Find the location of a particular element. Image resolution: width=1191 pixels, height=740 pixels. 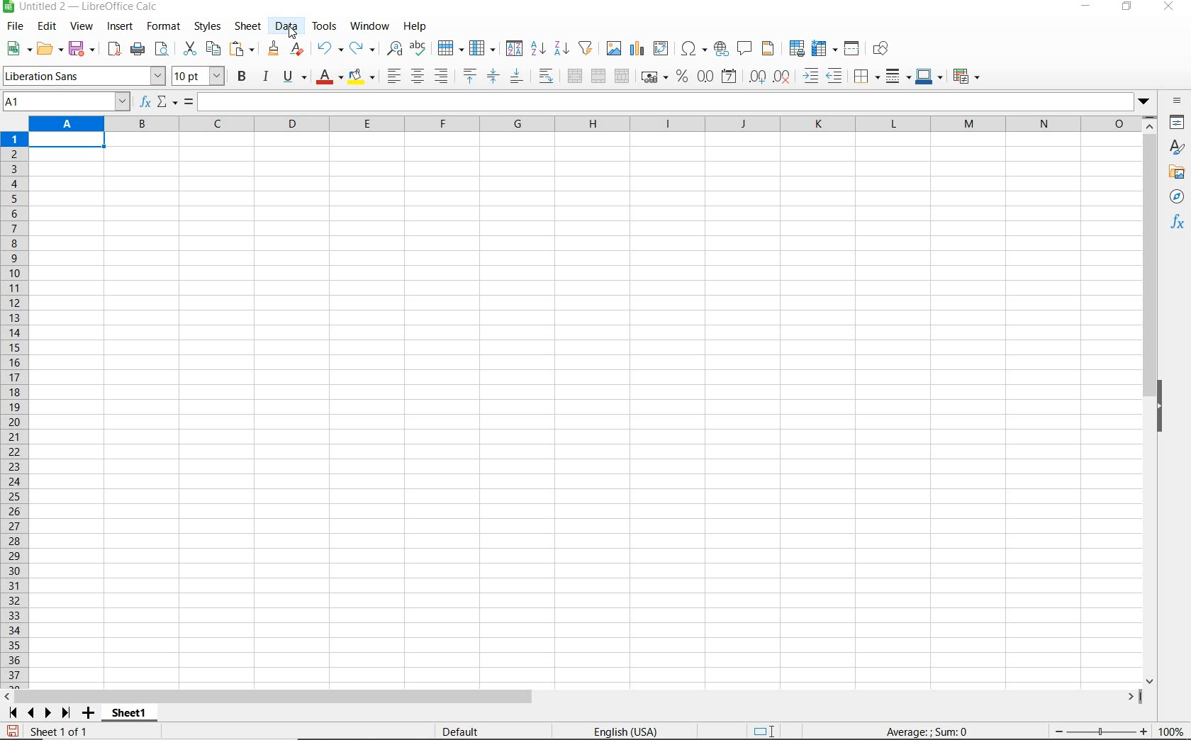

delete decimal place is located at coordinates (783, 76).